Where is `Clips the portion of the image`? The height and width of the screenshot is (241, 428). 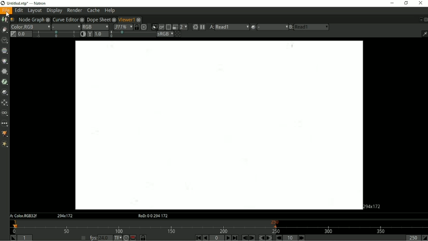
Clips the portion of the image is located at coordinates (154, 27).